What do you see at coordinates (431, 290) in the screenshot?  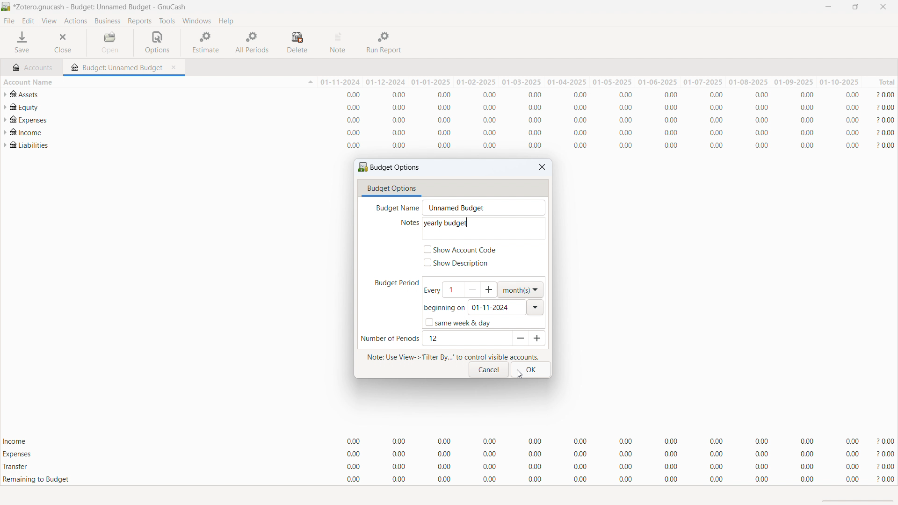 I see `every` at bounding box center [431, 290].